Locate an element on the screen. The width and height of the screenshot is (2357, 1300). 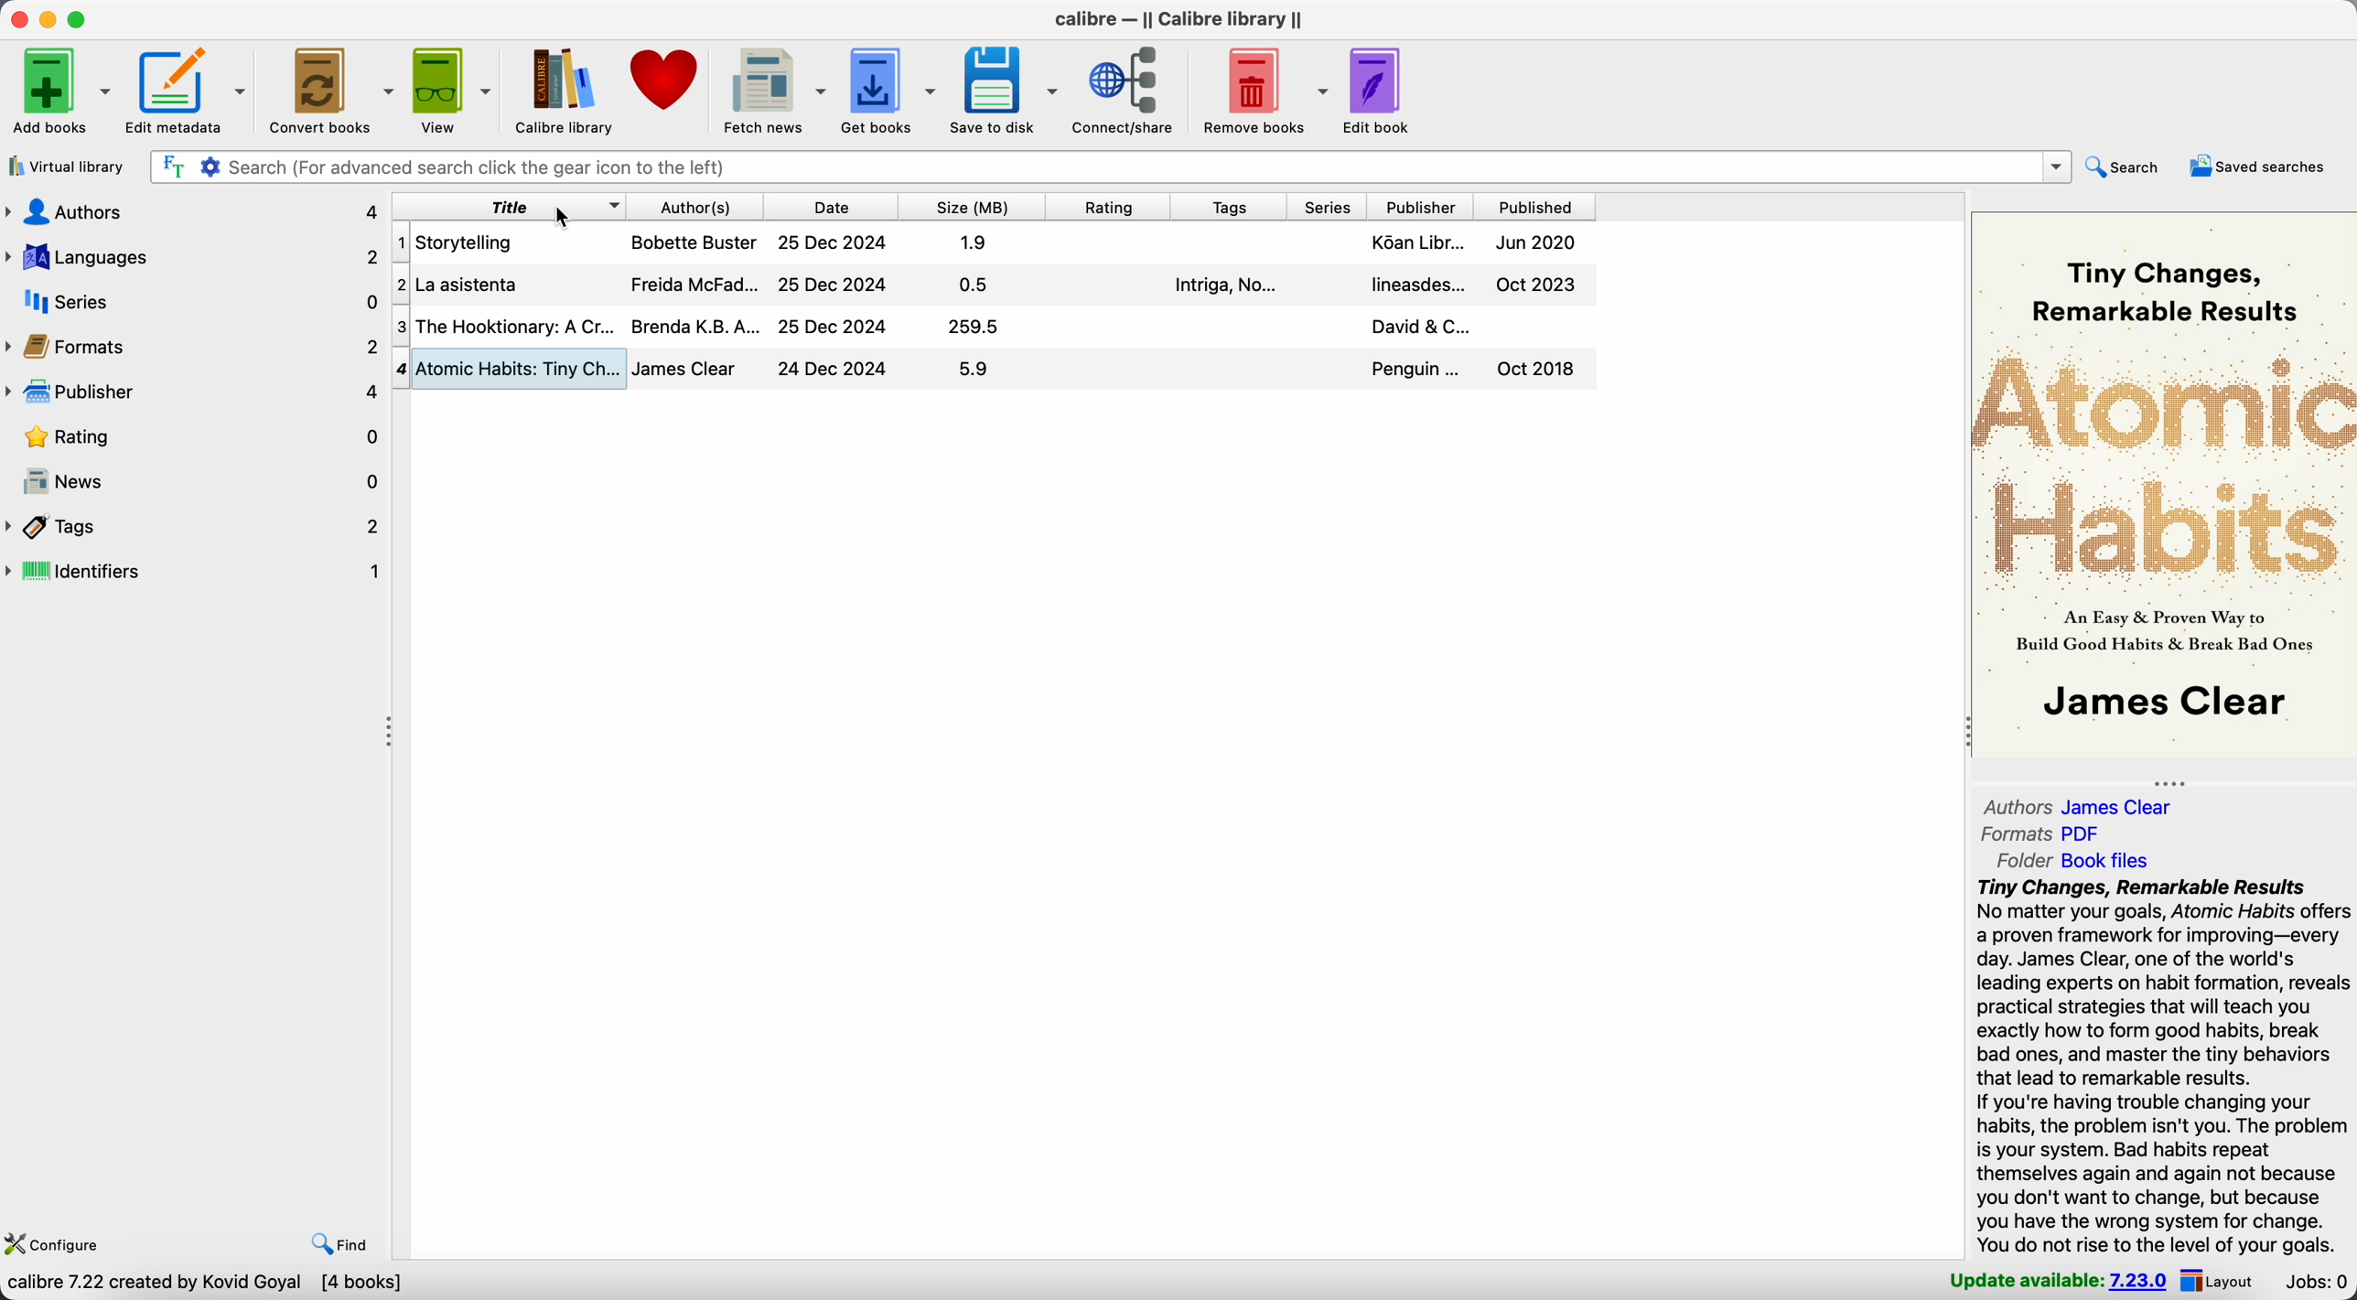
add books is located at coordinates (60, 91).